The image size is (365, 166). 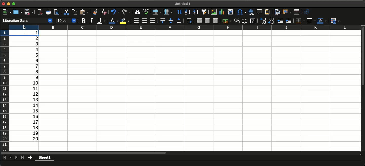 I want to click on 13, so click(x=32, y=99).